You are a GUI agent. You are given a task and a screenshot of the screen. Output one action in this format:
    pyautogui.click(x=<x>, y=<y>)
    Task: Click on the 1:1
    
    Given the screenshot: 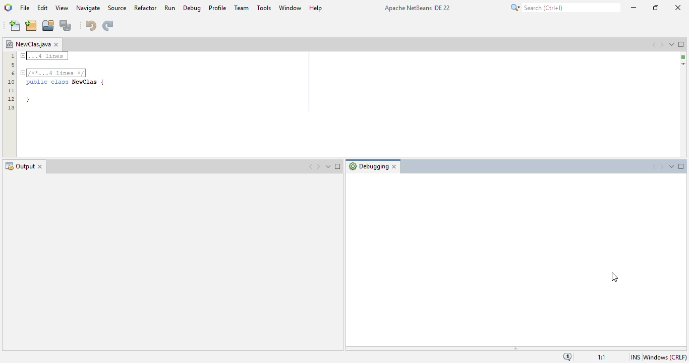 What is the action you would take?
    pyautogui.click(x=603, y=356)
    